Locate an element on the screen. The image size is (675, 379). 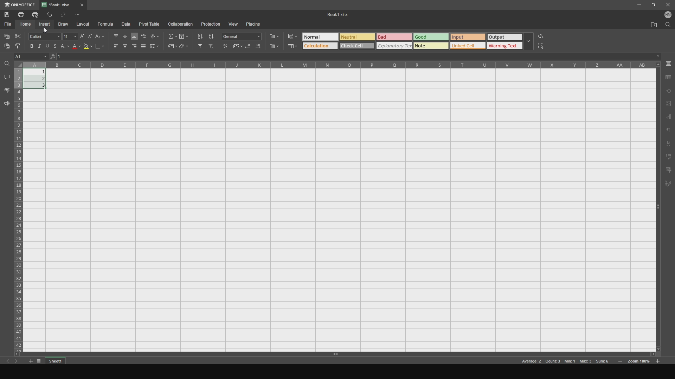
select all is located at coordinates (545, 47).